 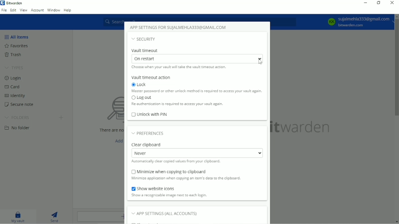 I want to click on Vault timeout action, so click(x=151, y=77).